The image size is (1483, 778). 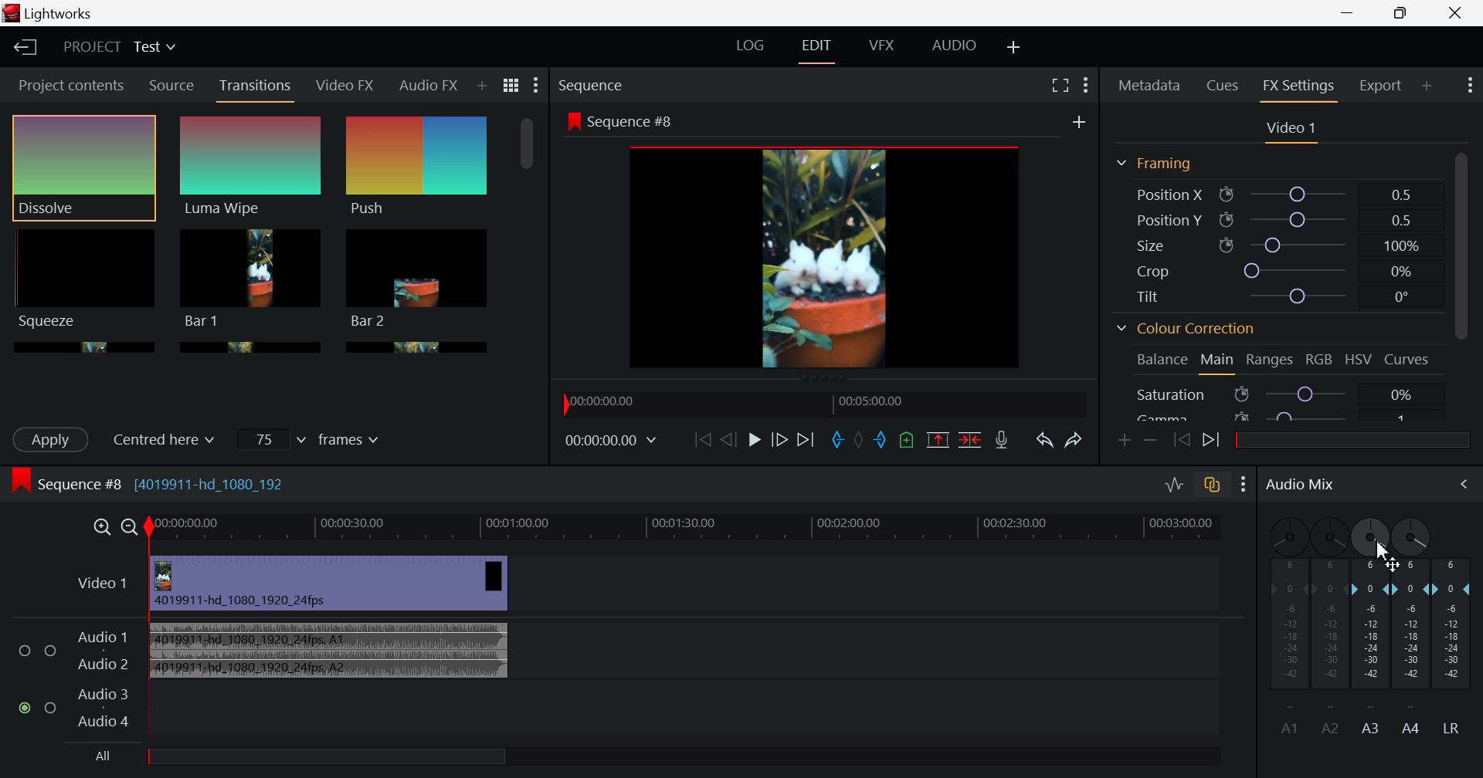 I want to click on A3 Channel Decibel Level, so click(x=1371, y=649).